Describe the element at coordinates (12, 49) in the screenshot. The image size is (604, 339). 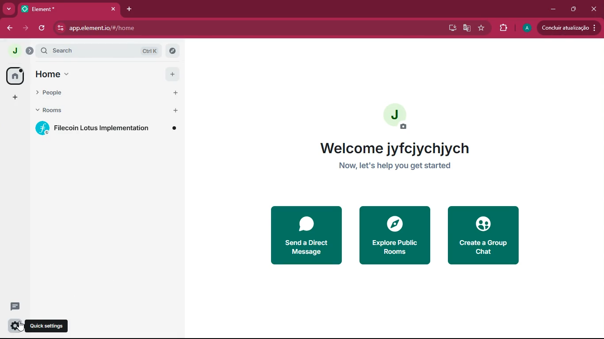
I see `profile picture` at that location.